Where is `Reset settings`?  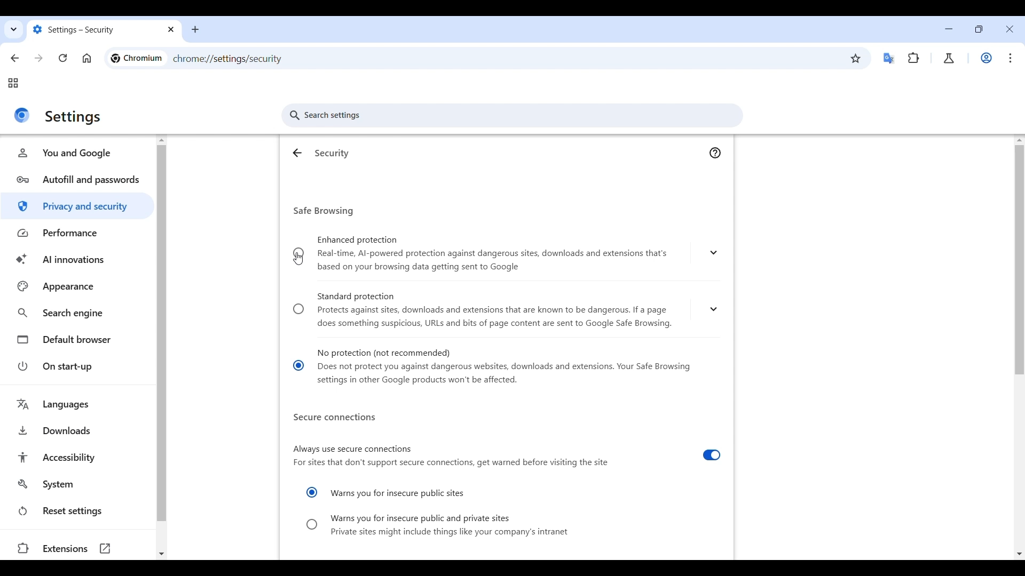 Reset settings is located at coordinates (78, 511).